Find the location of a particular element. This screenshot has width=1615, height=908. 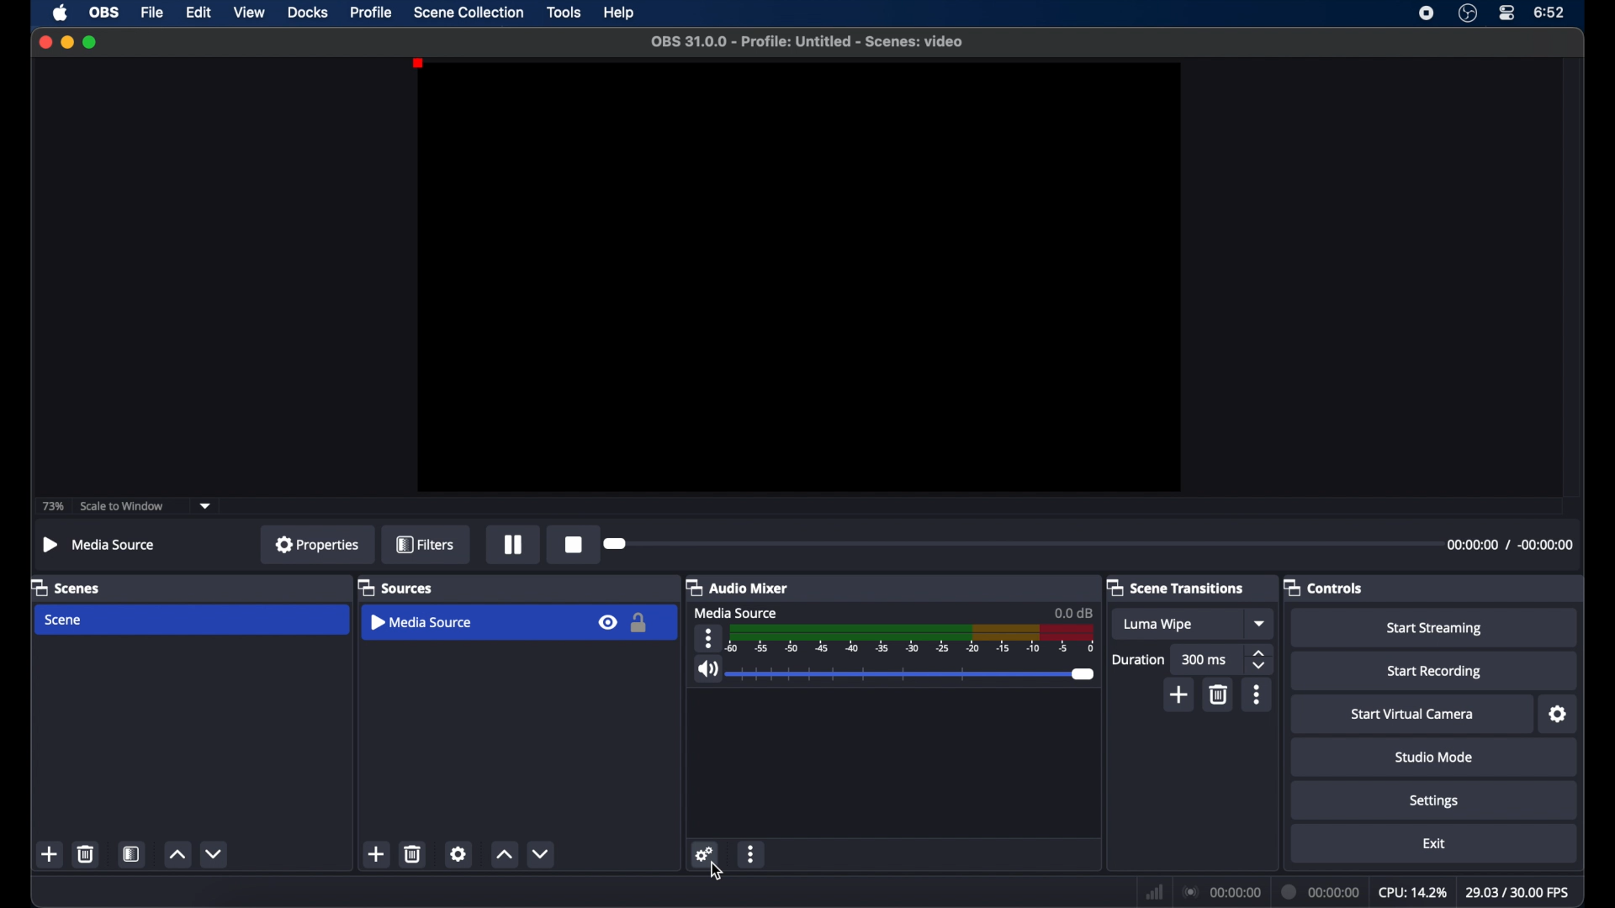

file is located at coordinates (152, 13).